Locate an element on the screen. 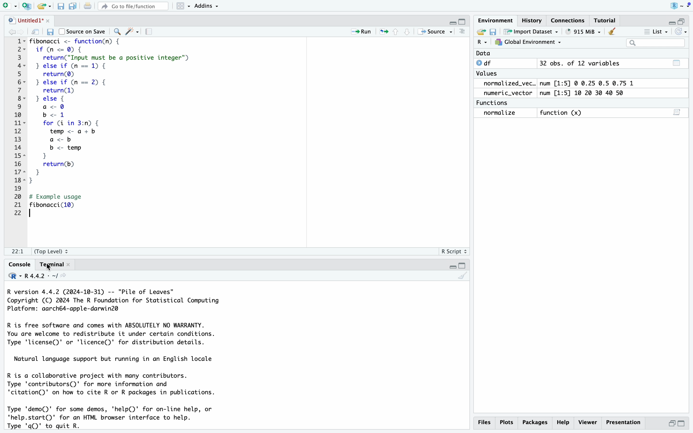 This screenshot has width=693, height=433. workspace panes is located at coordinates (181, 5).